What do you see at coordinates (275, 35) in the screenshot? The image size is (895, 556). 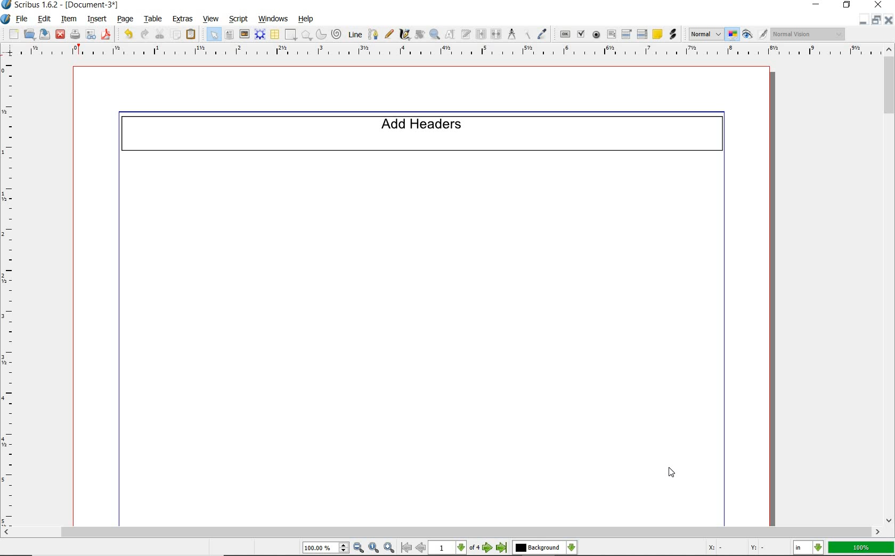 I see `table` at bounding box center [275, 35].